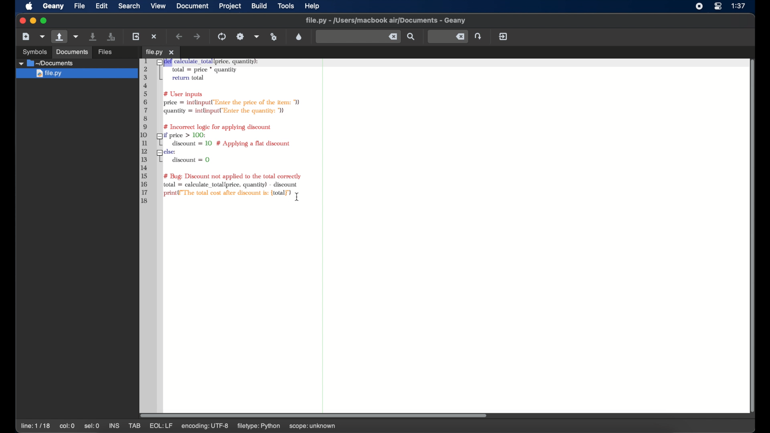  I want to click on close current file, so click(155, 36).